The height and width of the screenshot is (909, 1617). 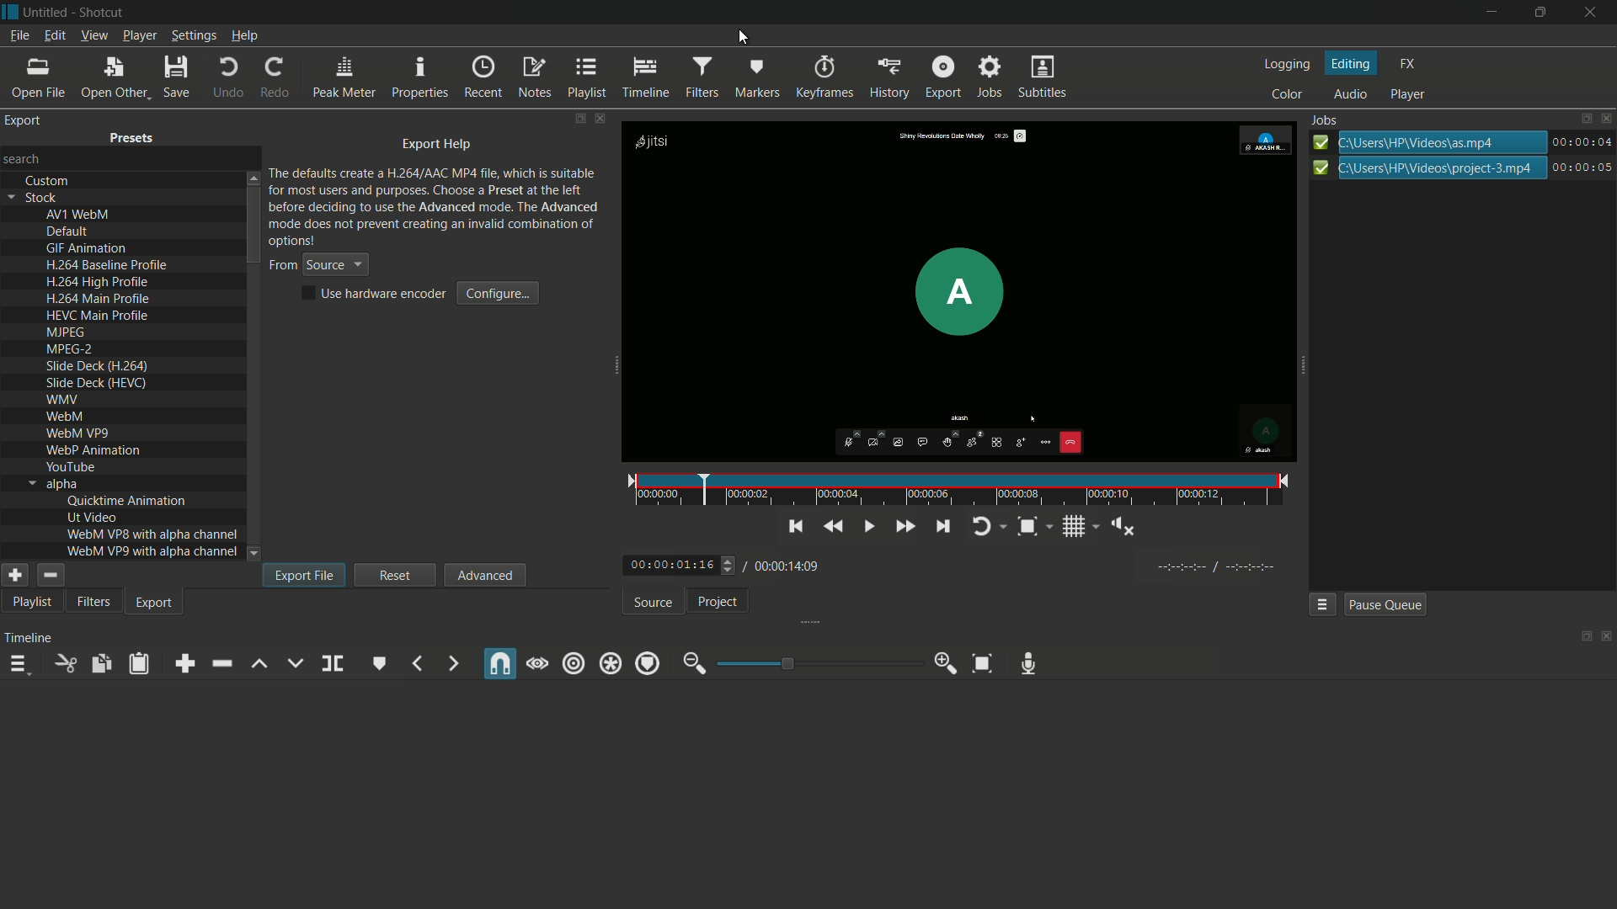 What do you see at coordinates (1128, 525) in the screenshot?
I see `show volume control` at bounding box center [1128, 525].